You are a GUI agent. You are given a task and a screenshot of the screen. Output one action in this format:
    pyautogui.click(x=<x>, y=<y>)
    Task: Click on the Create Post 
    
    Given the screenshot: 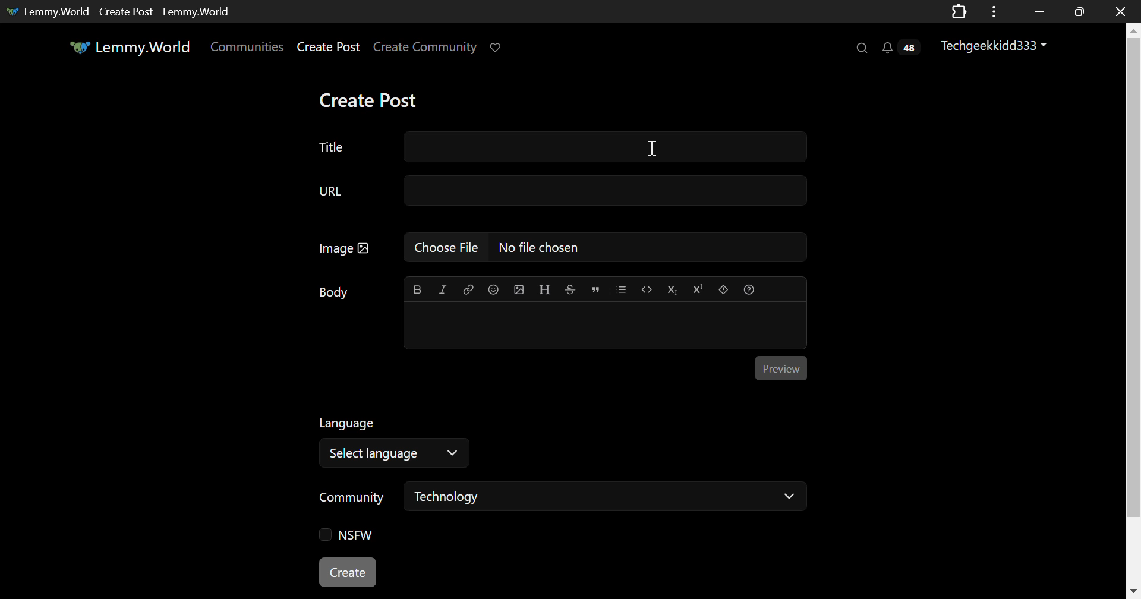 What is the action you would take?
    pyautogui.click(x=371, y=99)
    